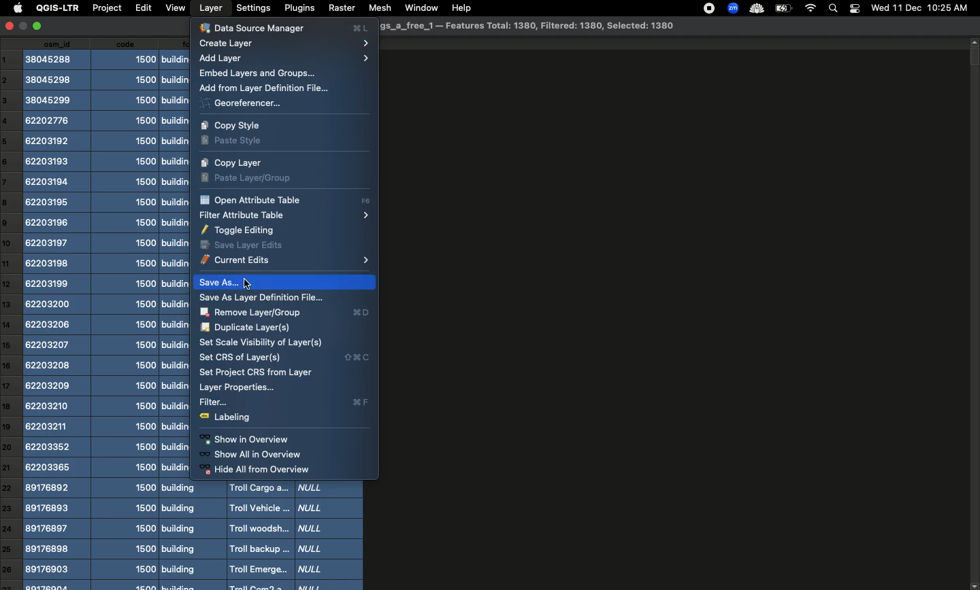  What do you see at coordinates (732, 7) in the screenshot?
I see `zoom` at bounding box center [732, 7].